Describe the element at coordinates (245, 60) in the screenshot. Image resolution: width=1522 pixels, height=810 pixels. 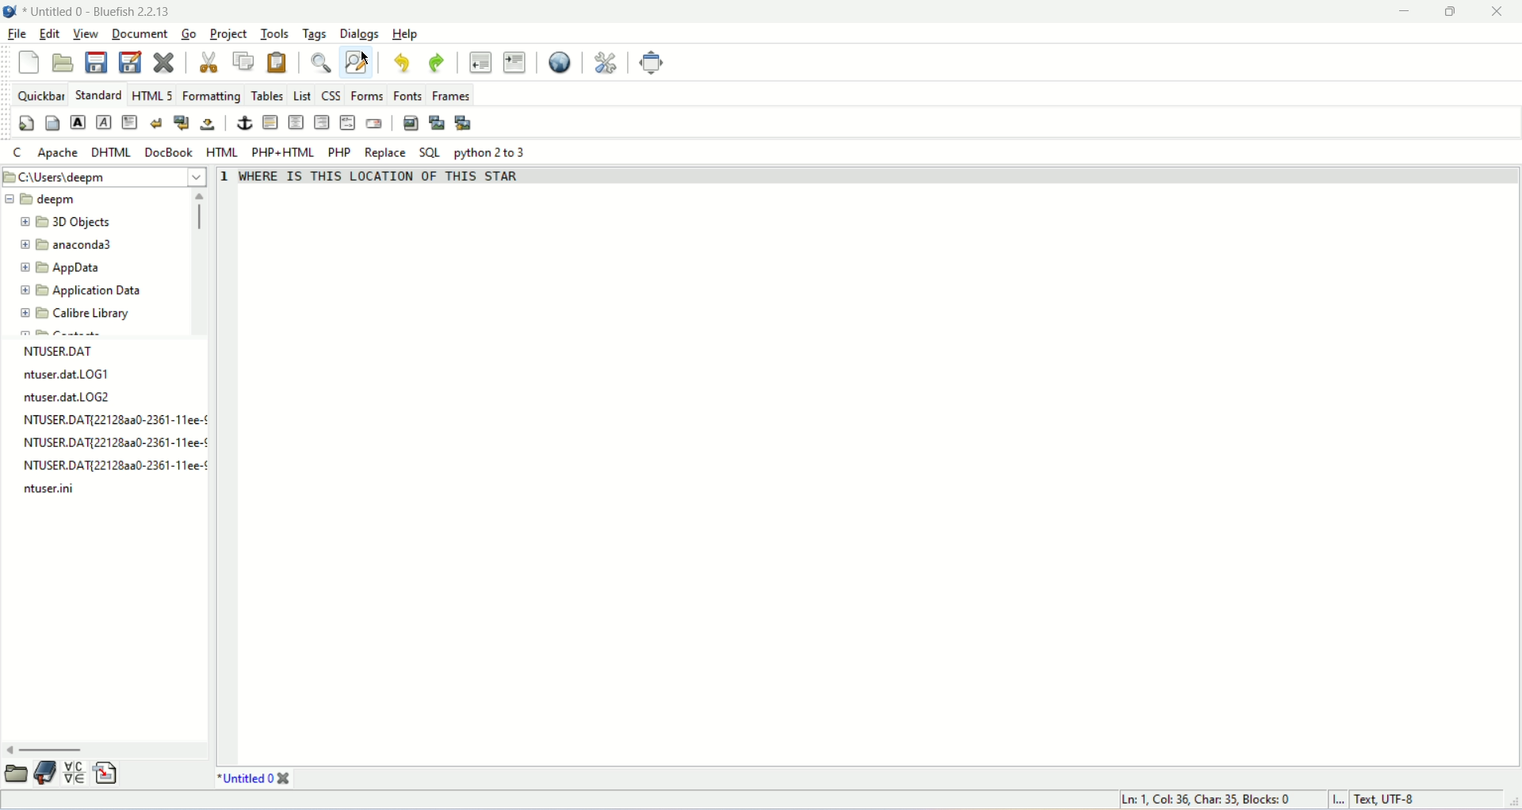
I see `copy` at that location.